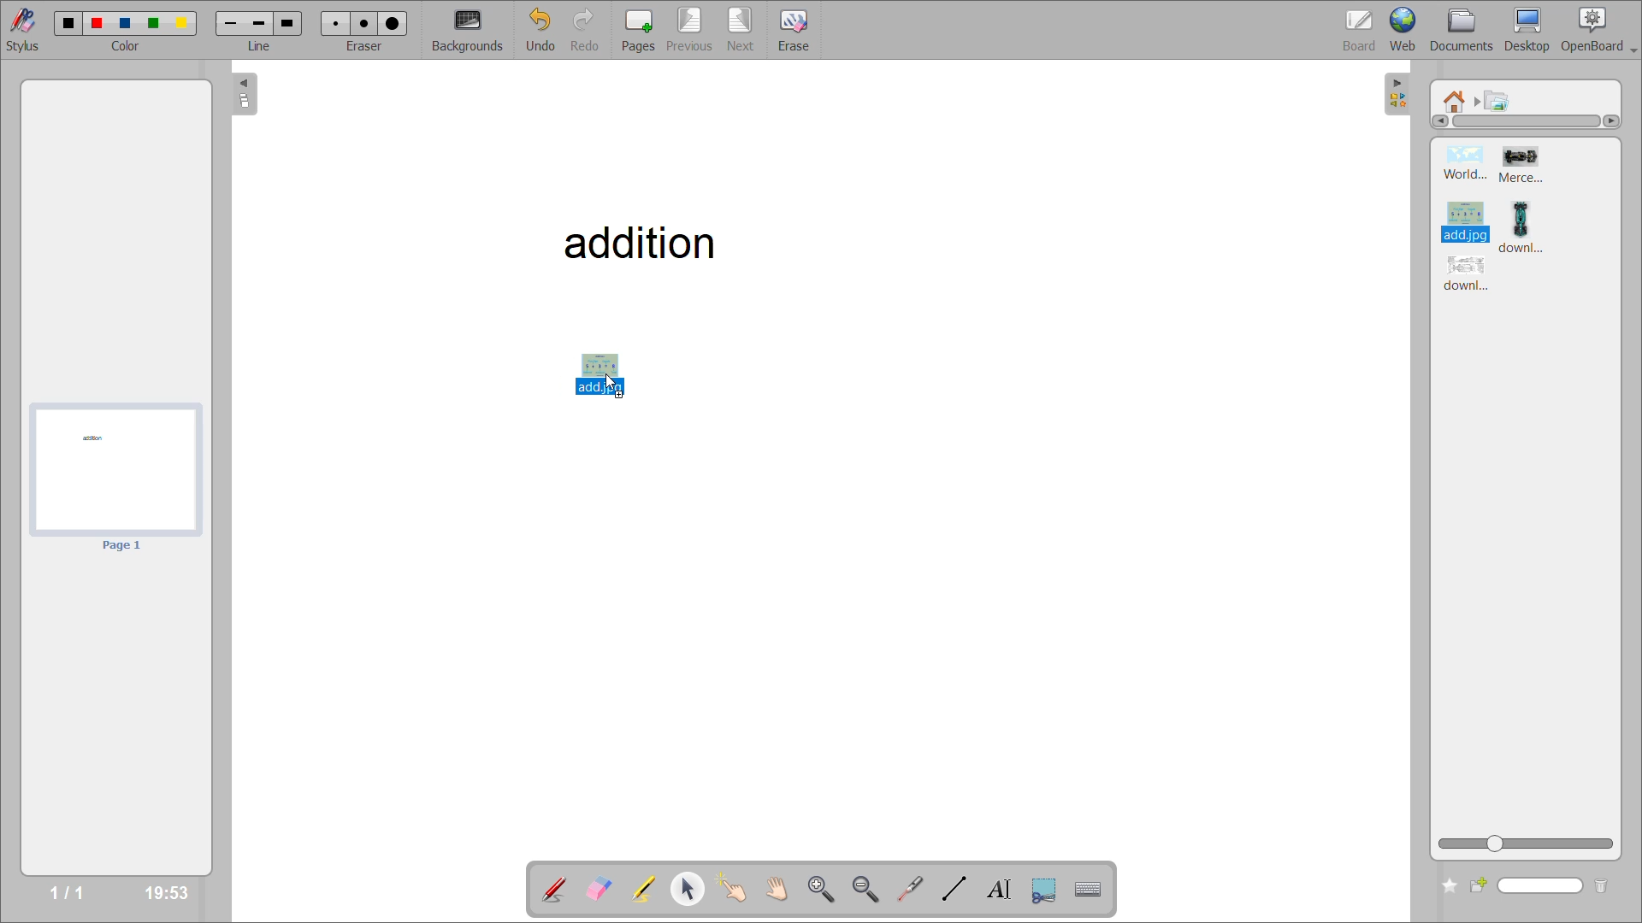 This screenshot has width=1642, height=923. What do you see at coordinates (1527, 166) in the screenshot?
I see `image 2` at bounding box center [1527, 166].